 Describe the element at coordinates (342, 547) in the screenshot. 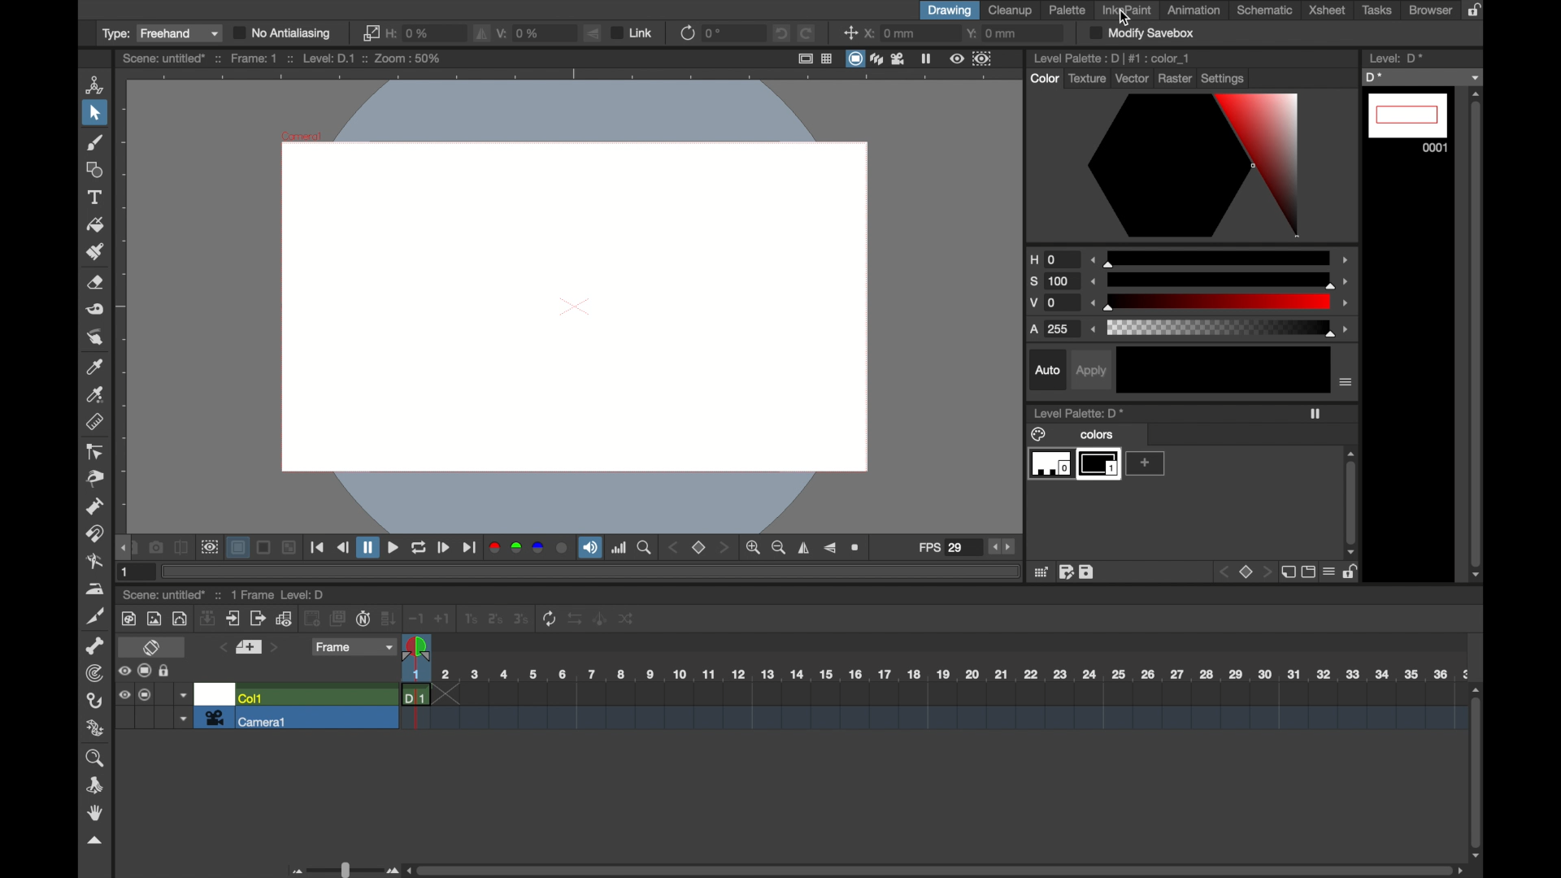

I see `previous frame` at that location.